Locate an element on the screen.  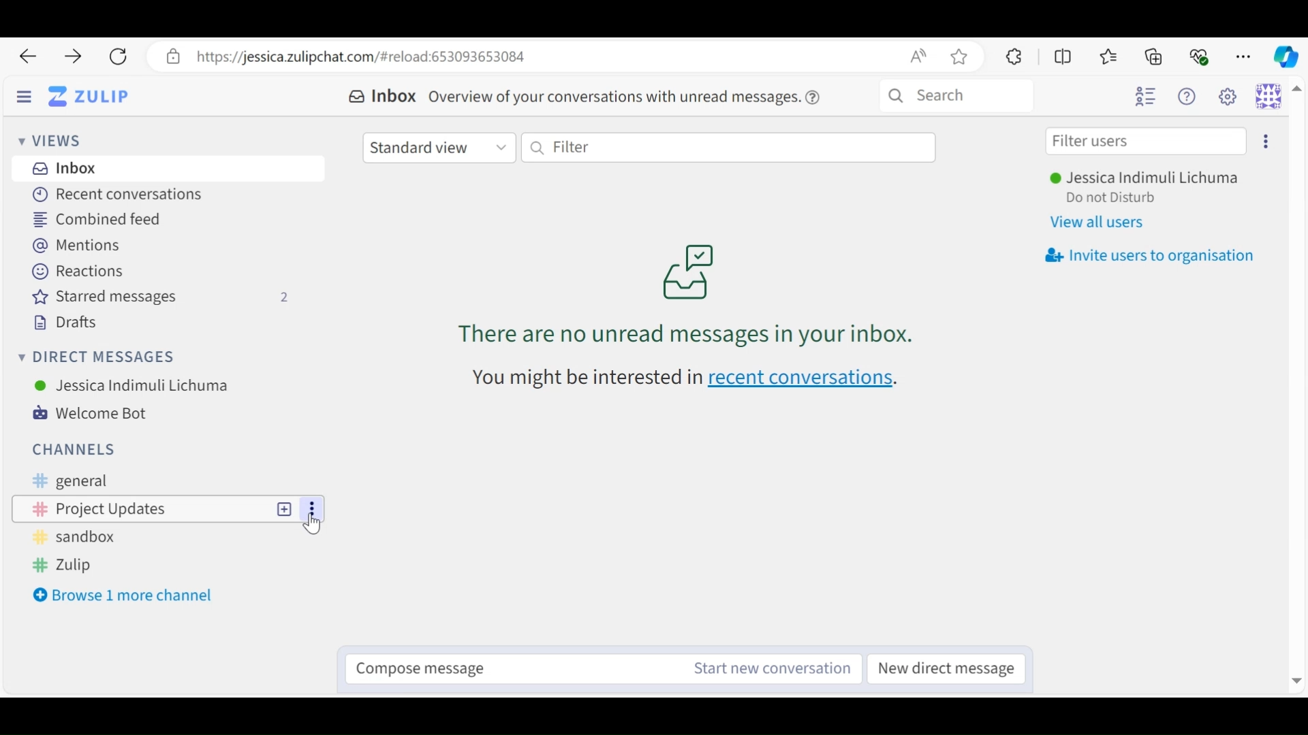
Channel is located at coordinates (136, 507).